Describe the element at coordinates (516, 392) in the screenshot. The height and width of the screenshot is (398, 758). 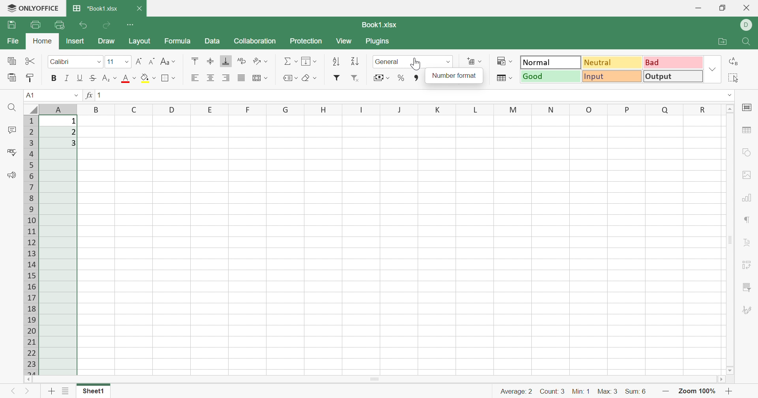
I see `Average: 2` at that location.